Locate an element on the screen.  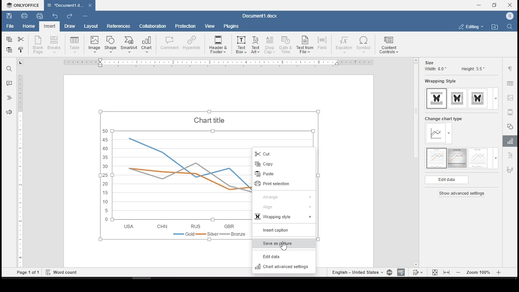
shape settings is located at coordinates (510, 126).